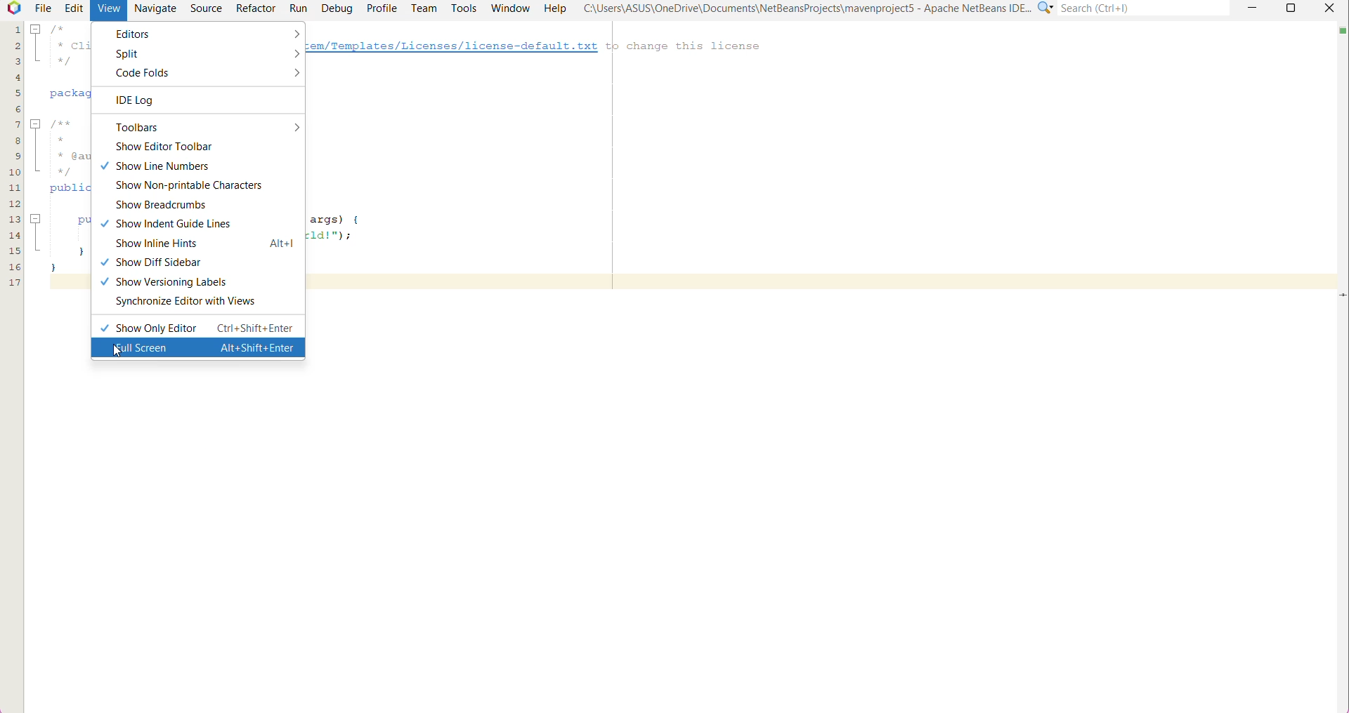  I want to click on Show Breadcrumbs, so click(170, 206).